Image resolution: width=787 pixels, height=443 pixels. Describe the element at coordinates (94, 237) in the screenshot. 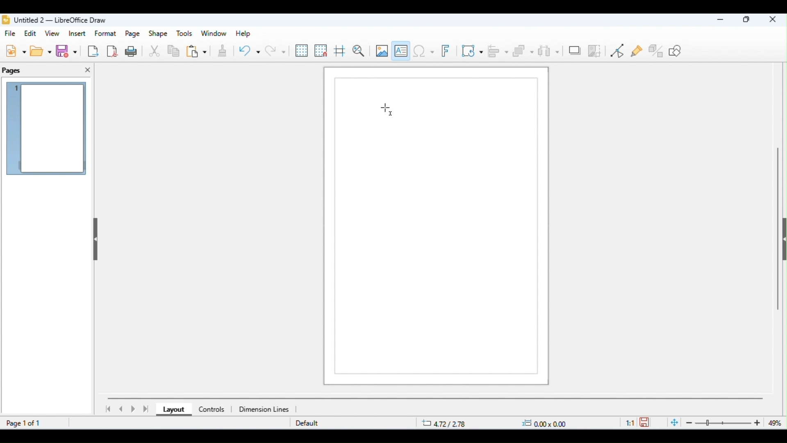

I see `hide` at that location.